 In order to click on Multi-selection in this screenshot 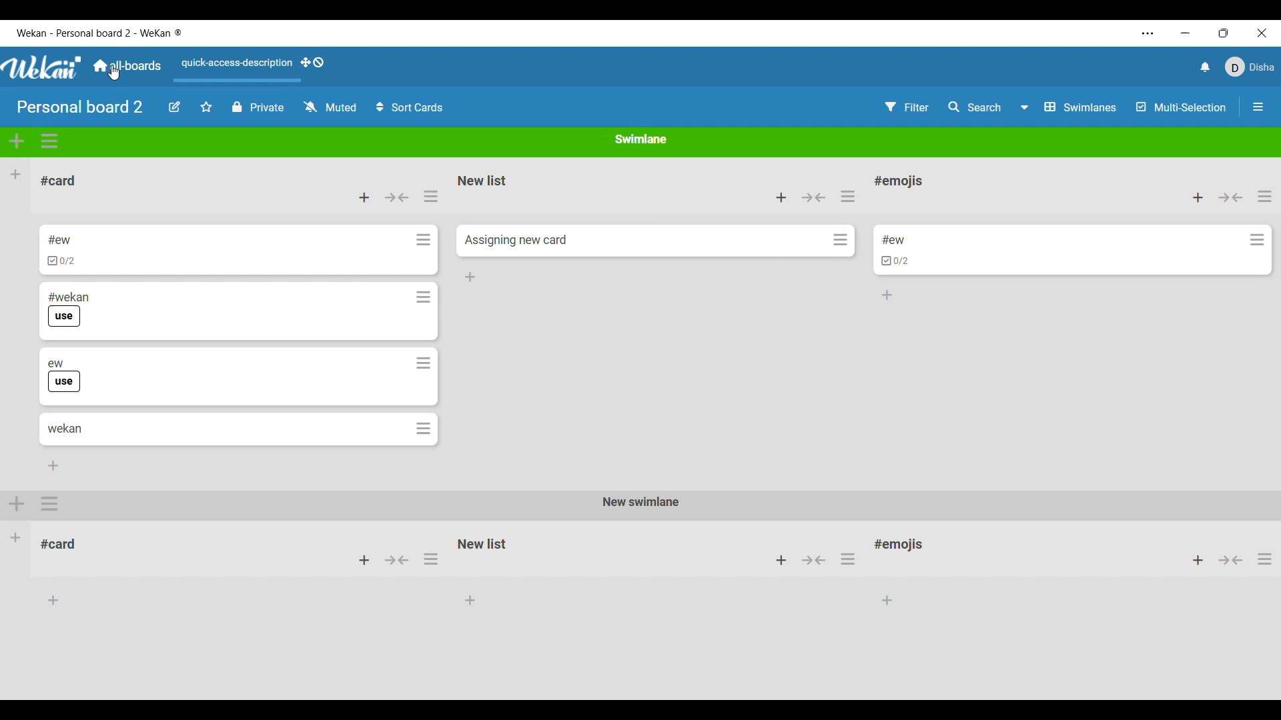, I will do `click(1181, 107)`.